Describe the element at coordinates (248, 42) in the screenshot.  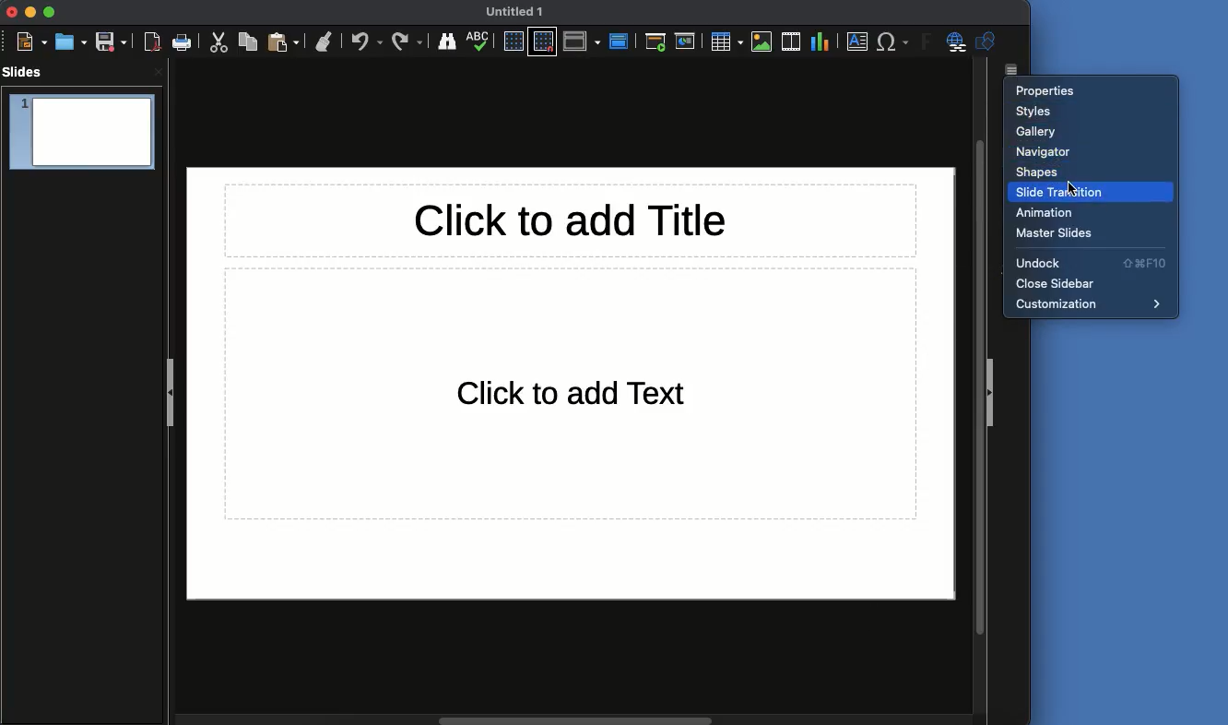
I see `Copy` at that location.